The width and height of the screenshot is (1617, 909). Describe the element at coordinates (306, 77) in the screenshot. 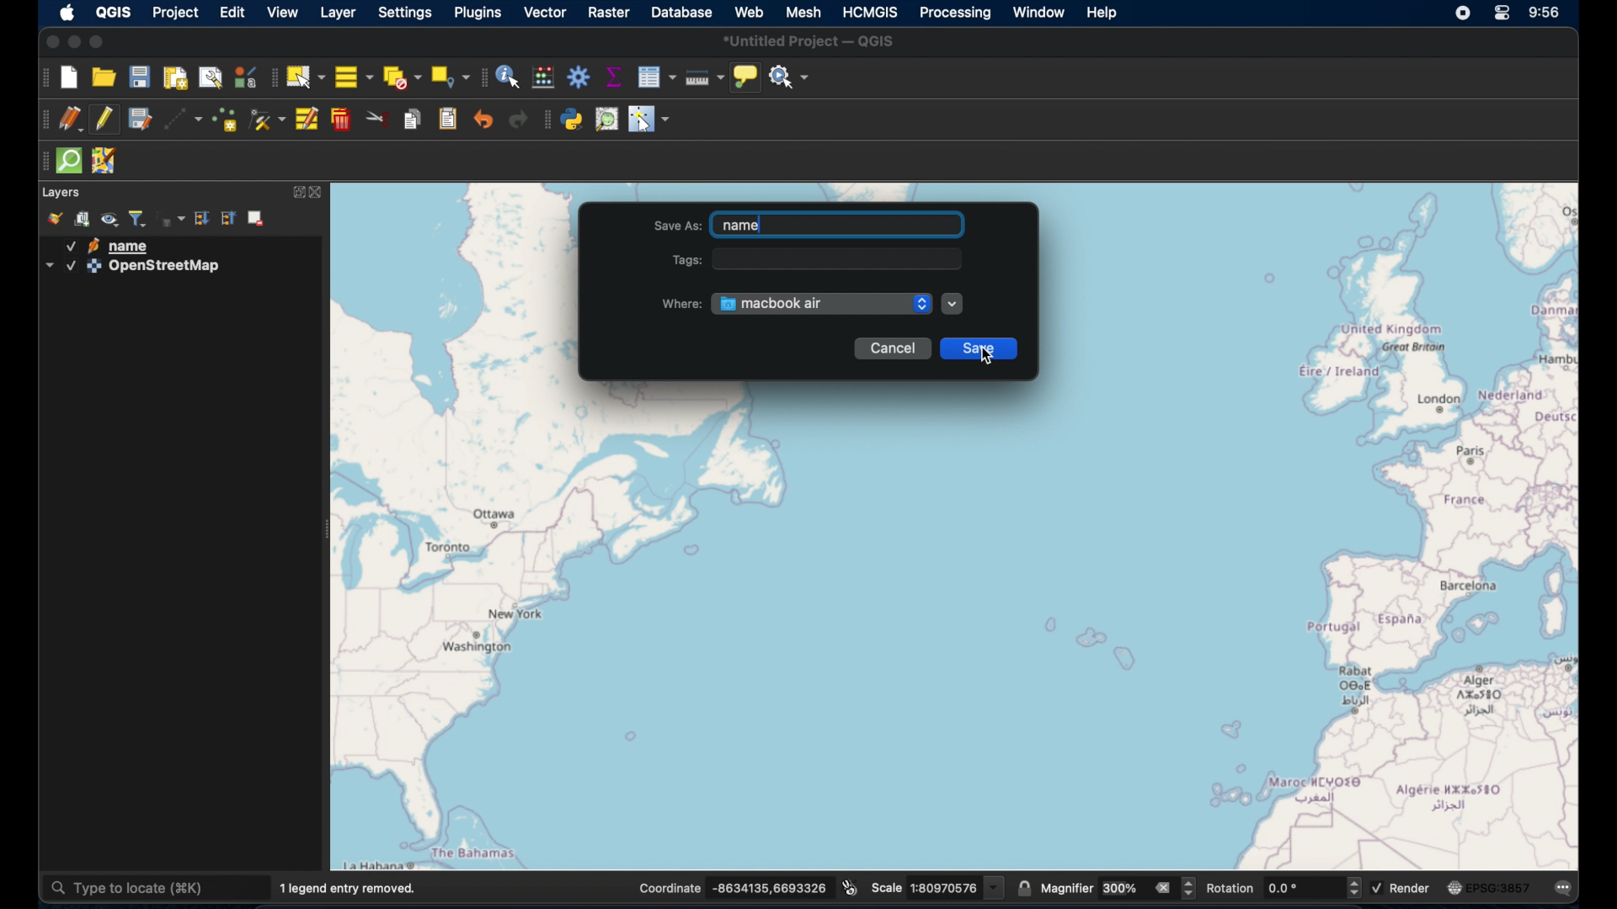

I see `select features by area. or single click` at that location.